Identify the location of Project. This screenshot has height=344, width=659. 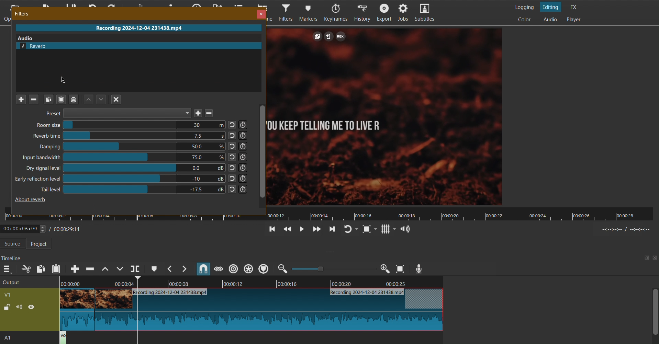
(41, 244).